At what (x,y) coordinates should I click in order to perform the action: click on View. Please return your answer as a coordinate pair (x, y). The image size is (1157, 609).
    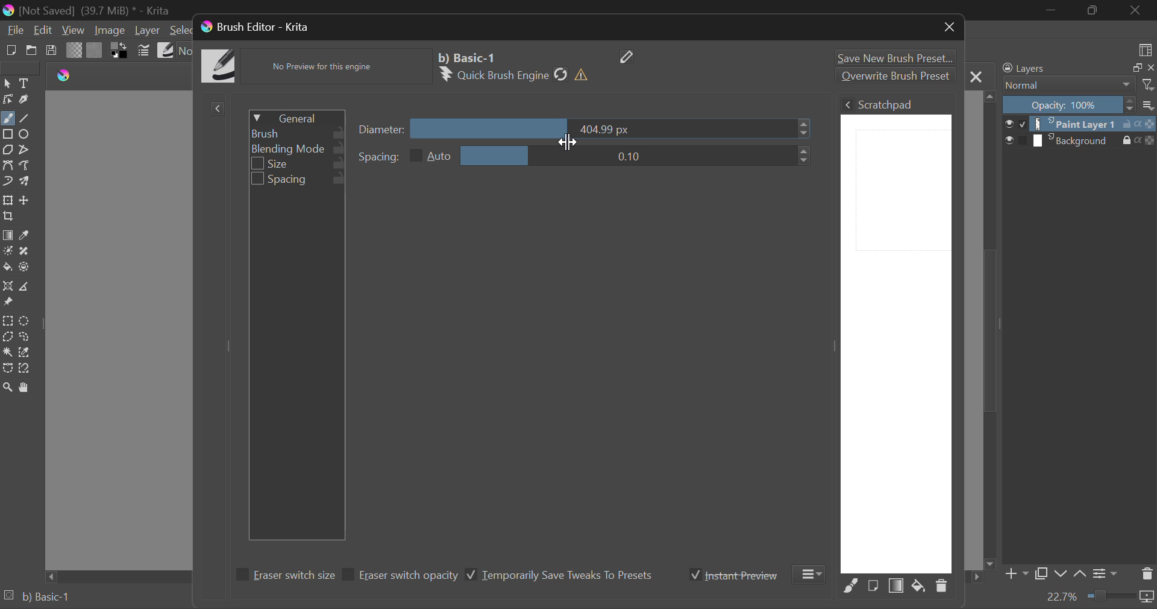
    Looking at the image, I should click on (74, 30).